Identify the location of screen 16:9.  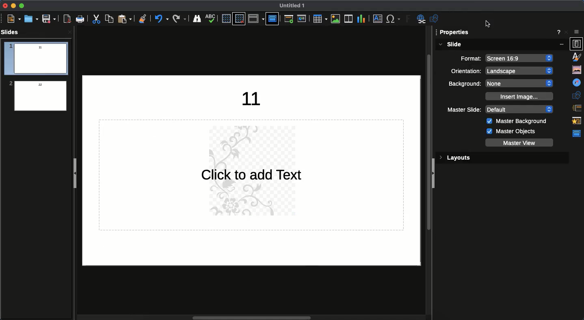
(521, 58).